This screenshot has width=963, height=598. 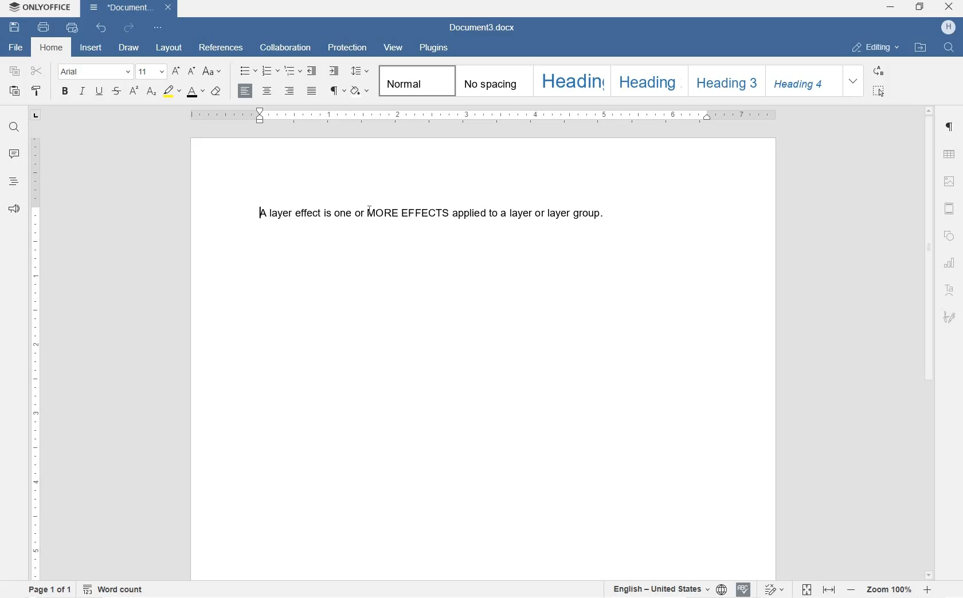 I want to click on SUBSCRIPT, so click(x=151, y=92).